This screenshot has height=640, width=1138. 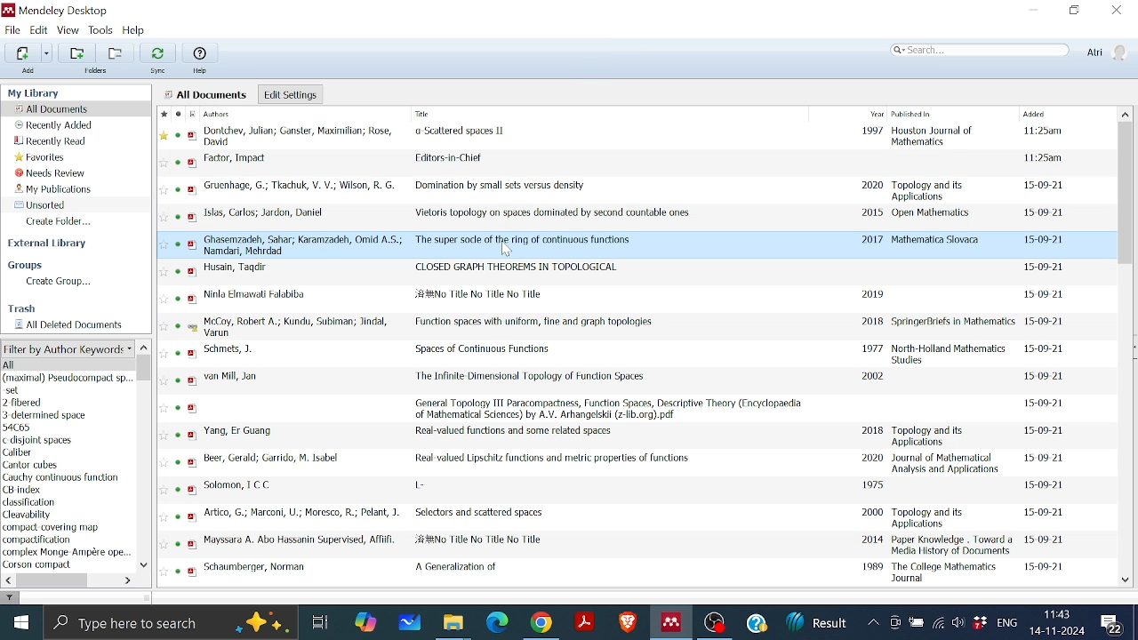 What do you see at coordinates (56, 221) in the screenshot?
I see `Create folder` at bounding box center [56, 221].